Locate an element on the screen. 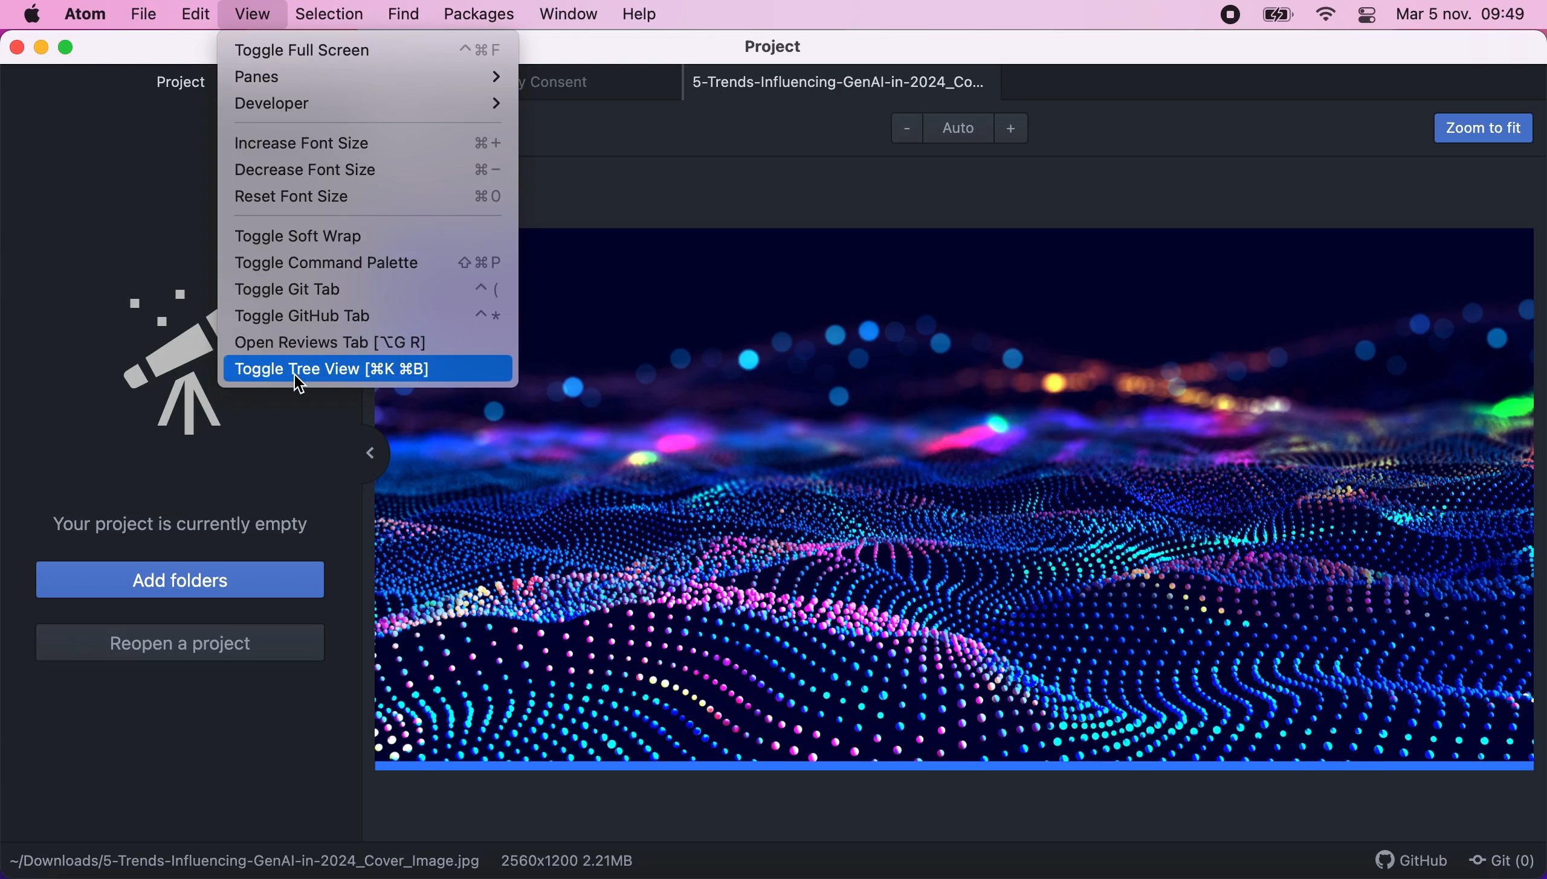 The height and width of the screenshot is (879, 1547). toggle full screen is located at coordinates (369, 48).